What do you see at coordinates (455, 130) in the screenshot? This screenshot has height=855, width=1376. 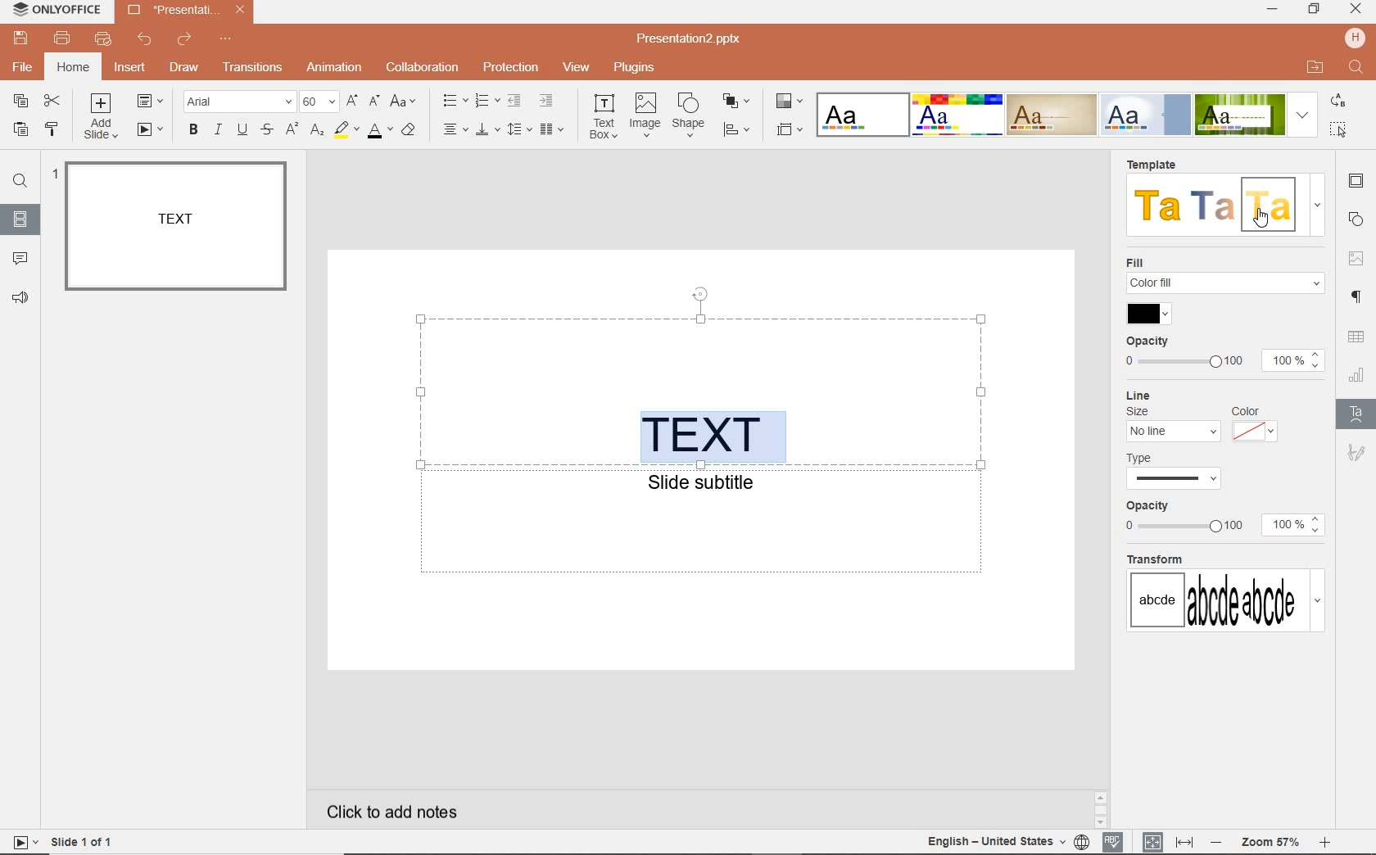 I see `HORIZONTAL ALIGN` at bounding box center [455, 130].